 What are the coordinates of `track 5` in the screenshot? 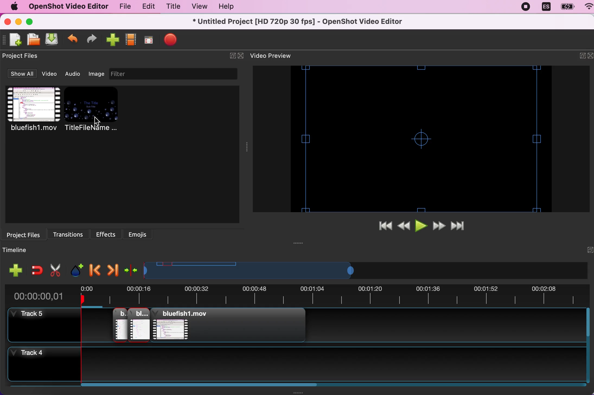 It's located at (41, 324).